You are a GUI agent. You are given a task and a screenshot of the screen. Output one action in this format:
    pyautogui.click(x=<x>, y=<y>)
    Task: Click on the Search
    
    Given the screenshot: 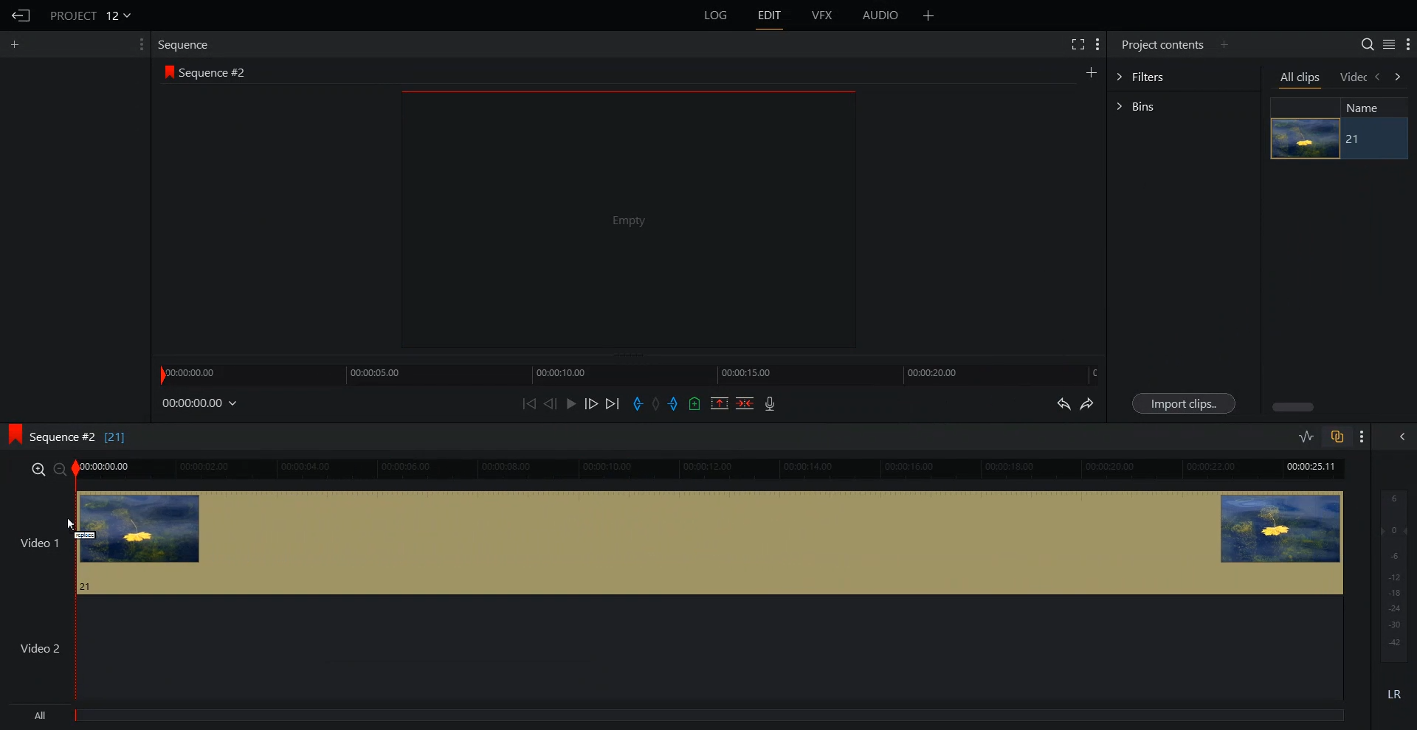 What is the action you would take?
    pyautogui.click(x=1368, y=44)
    